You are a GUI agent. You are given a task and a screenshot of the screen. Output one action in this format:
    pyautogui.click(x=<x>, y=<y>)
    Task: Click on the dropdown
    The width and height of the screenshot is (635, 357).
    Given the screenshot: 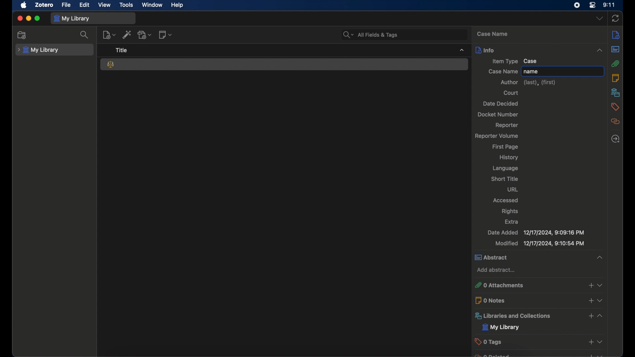 What is the action you would take?
    pyautogui.click(x=599, y=19)
    